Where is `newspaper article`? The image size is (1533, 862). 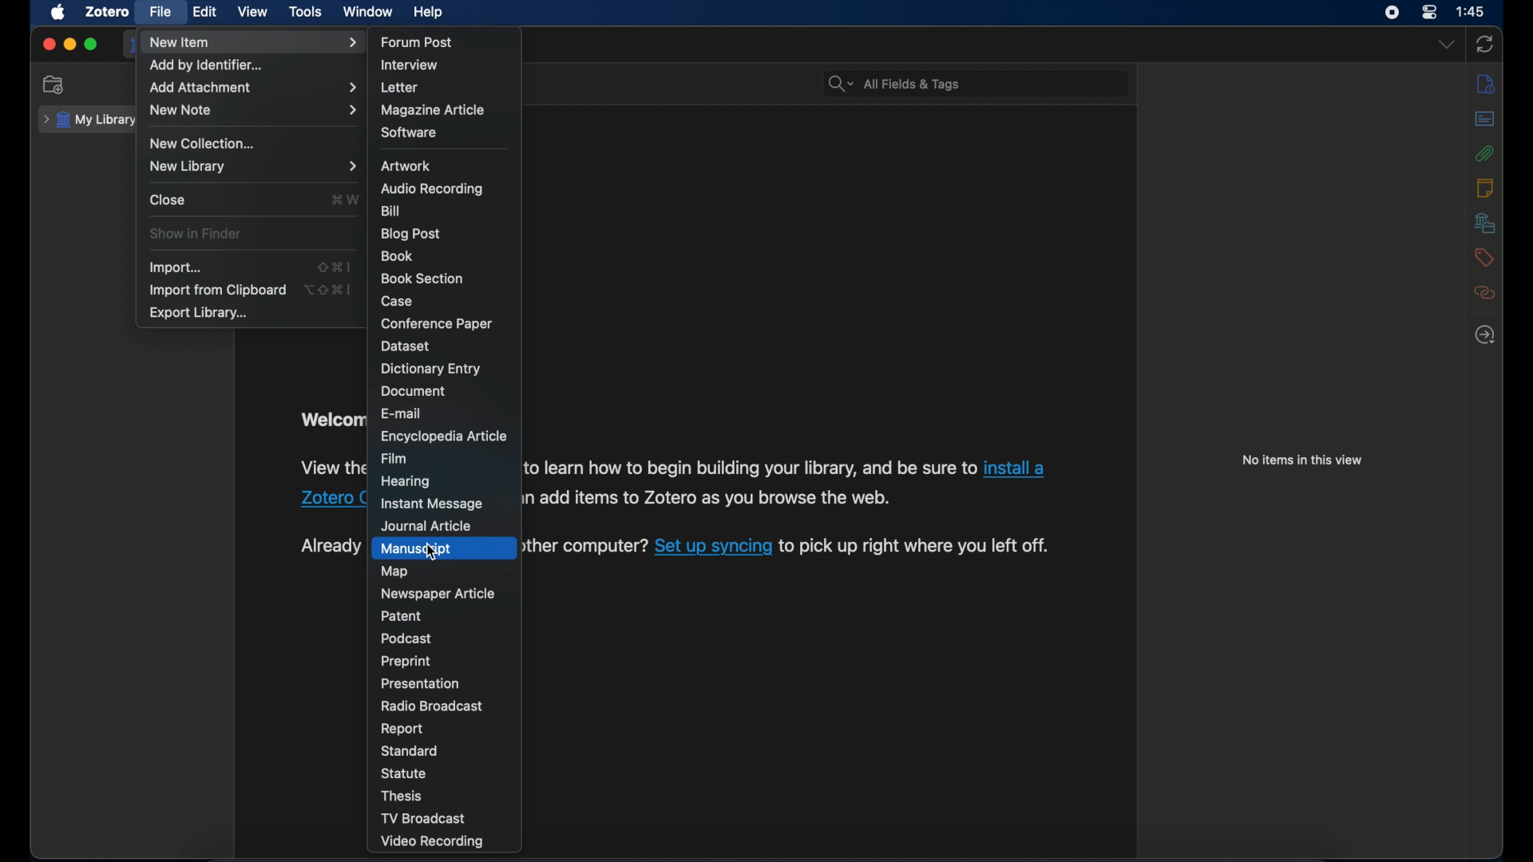 newspaper article is located at coordinates (437, 594).